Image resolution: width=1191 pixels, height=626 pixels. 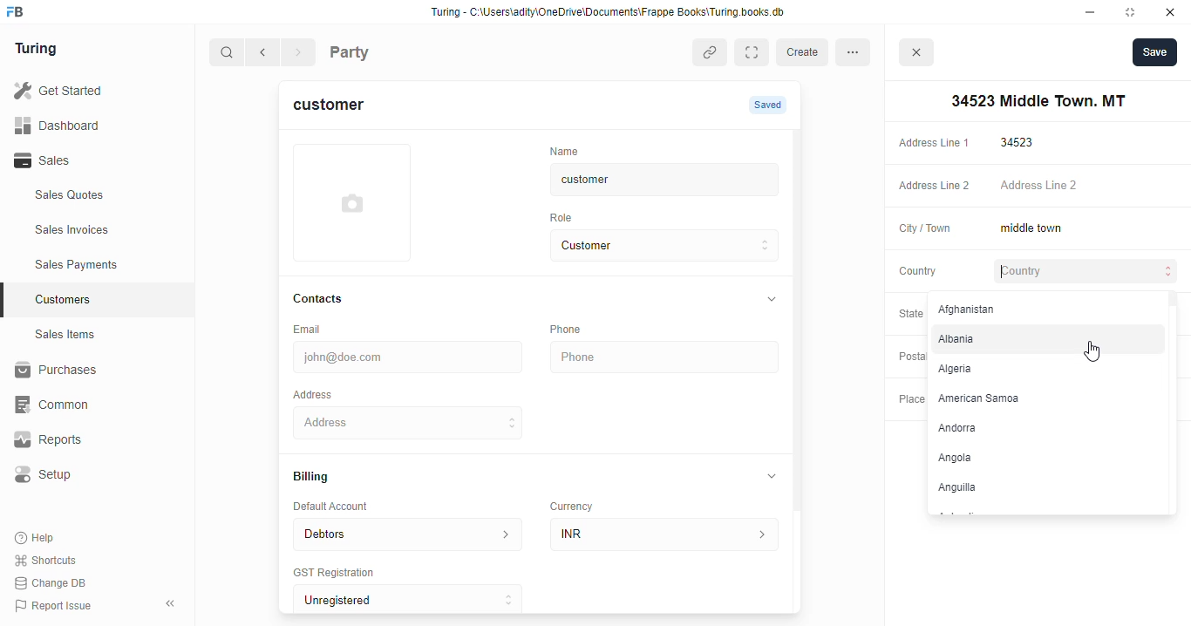 I want to click on Dashboard, so click(x=83, y=125).